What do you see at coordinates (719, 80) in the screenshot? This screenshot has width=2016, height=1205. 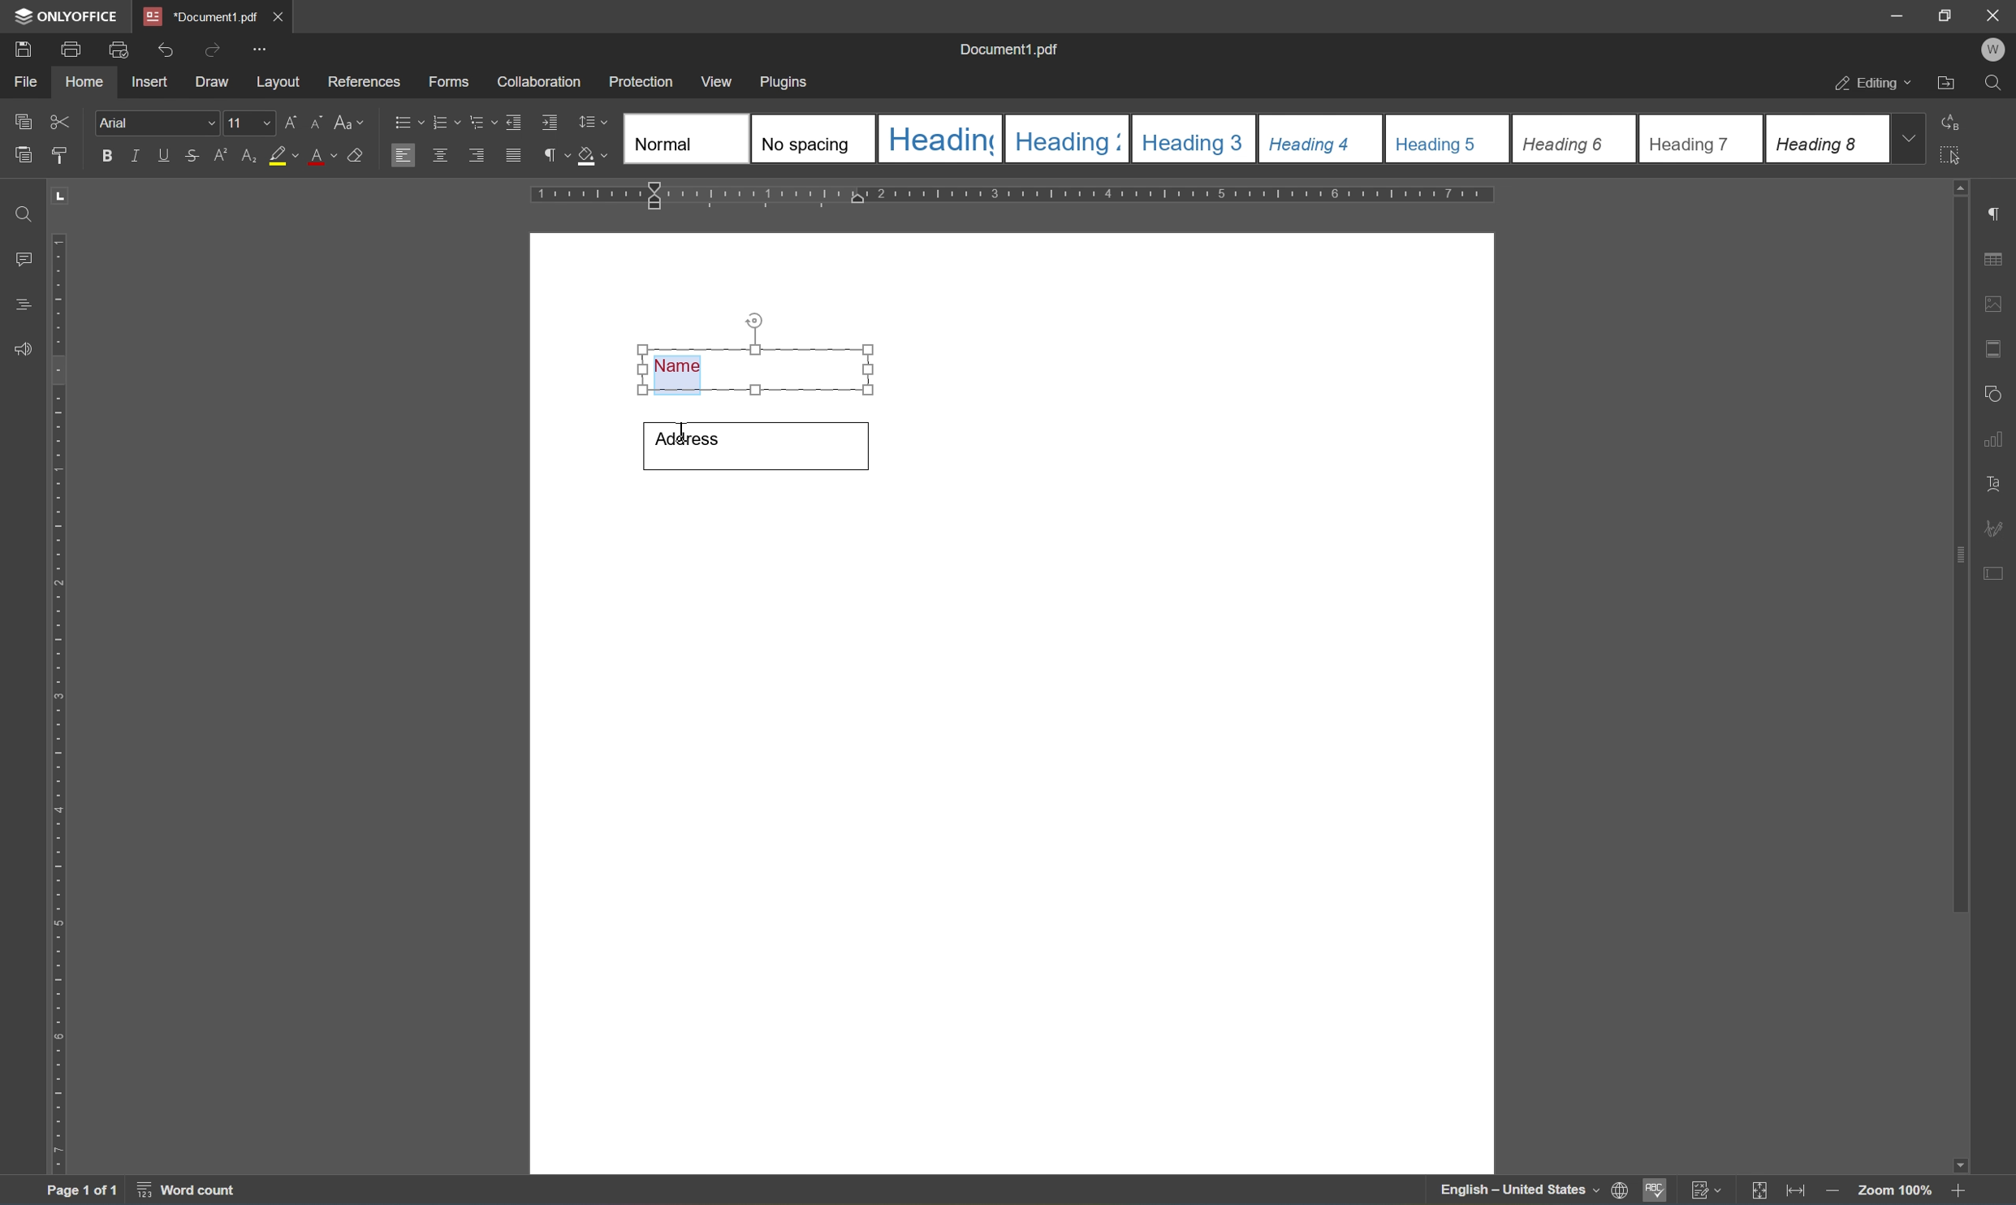 I see `view` at bounding box center [719, 80].